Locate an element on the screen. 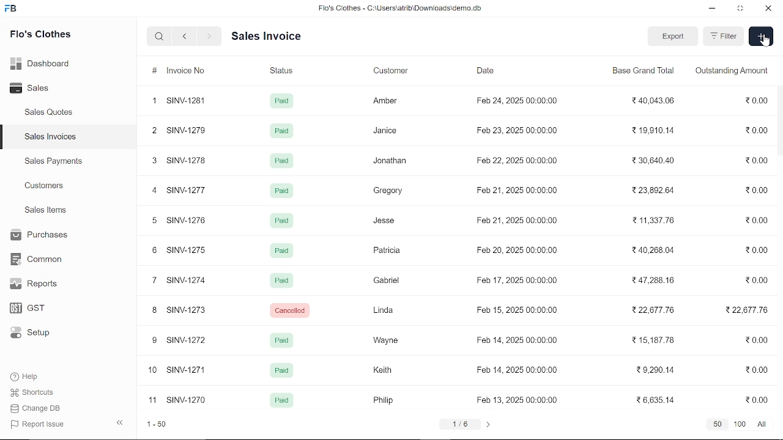 The image size is (783, 440). Help is located at coordinates (26, 376).